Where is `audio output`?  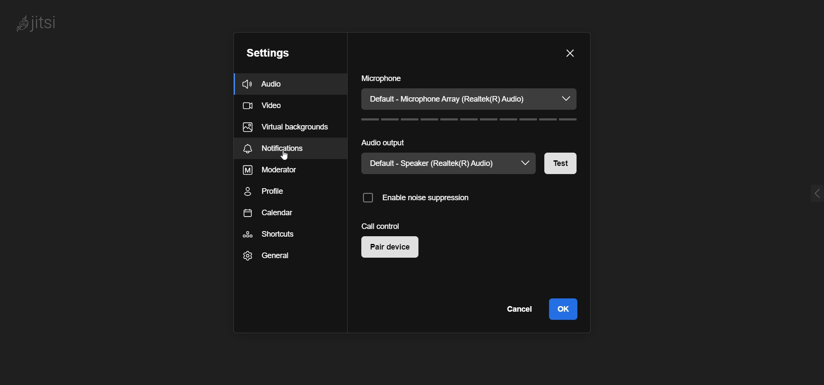 audio output is located at coordinates (391, 142).